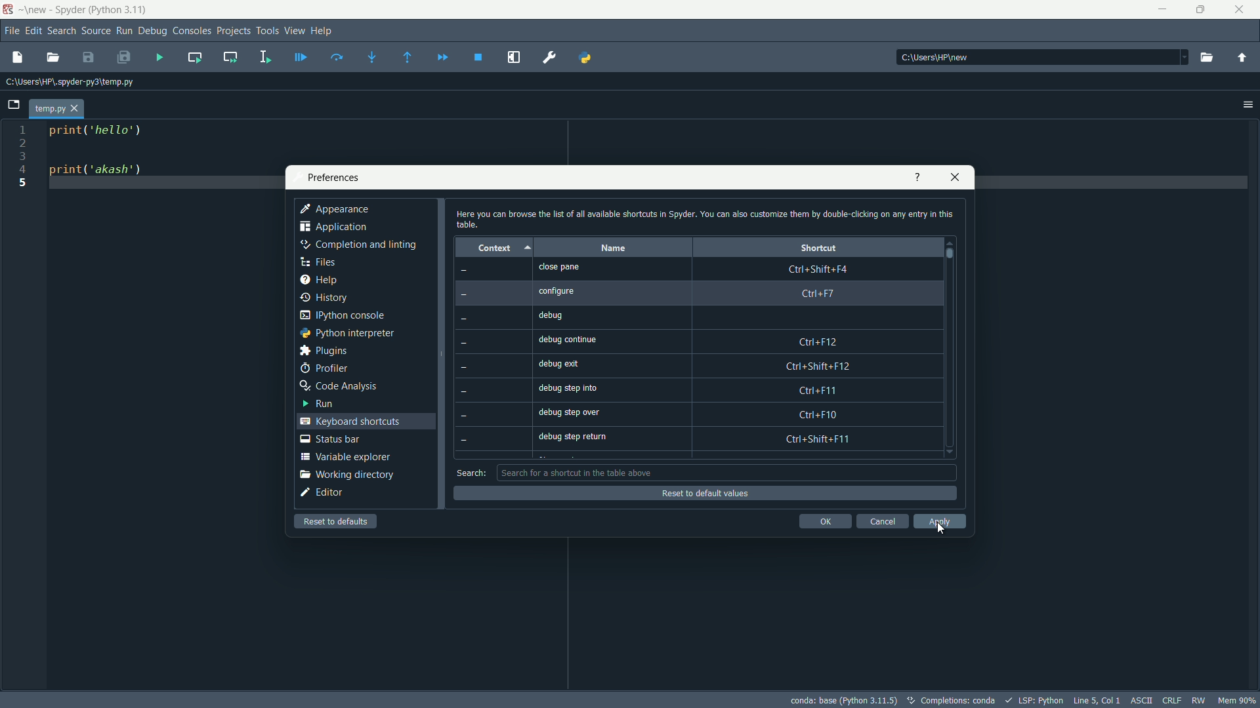 The image size is (1260, 708). I want to click on interpreter, so click(844, 701).